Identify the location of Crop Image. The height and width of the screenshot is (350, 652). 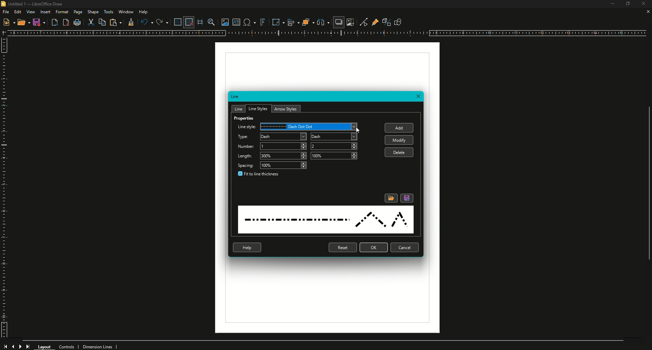
(350, 22).